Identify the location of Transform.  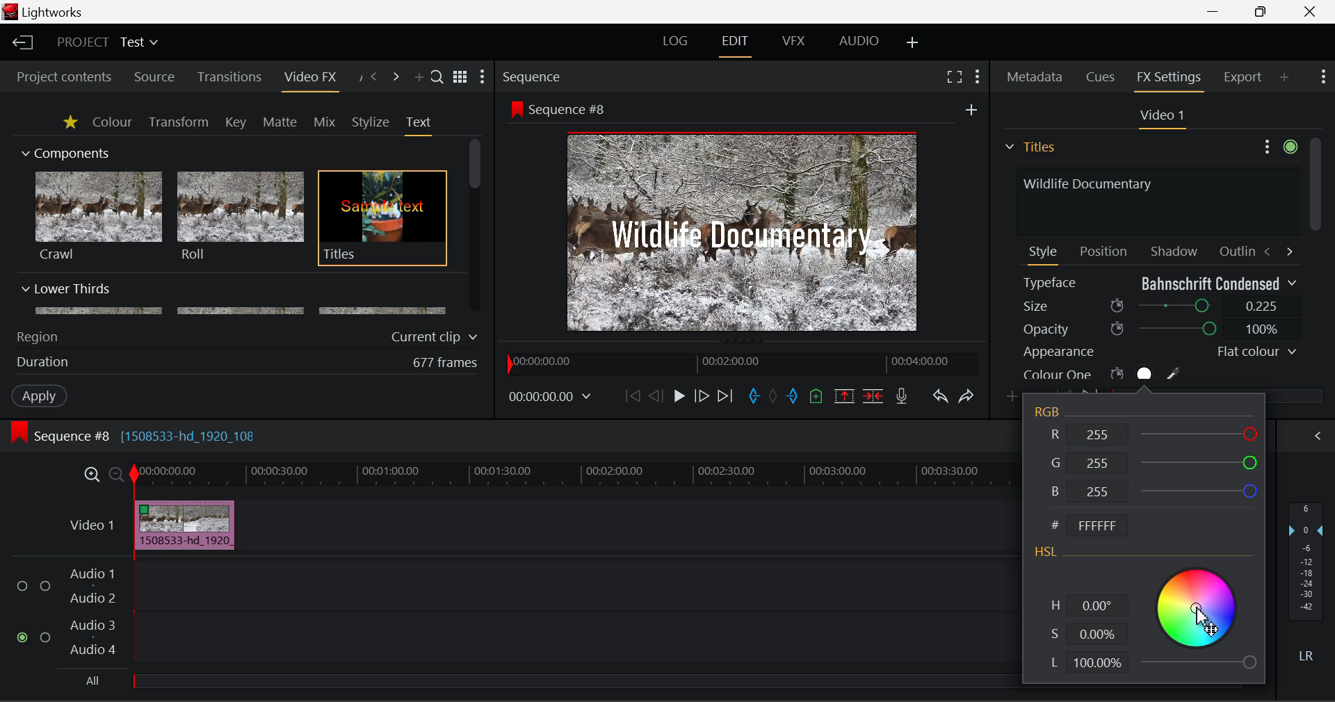
(180, 123).